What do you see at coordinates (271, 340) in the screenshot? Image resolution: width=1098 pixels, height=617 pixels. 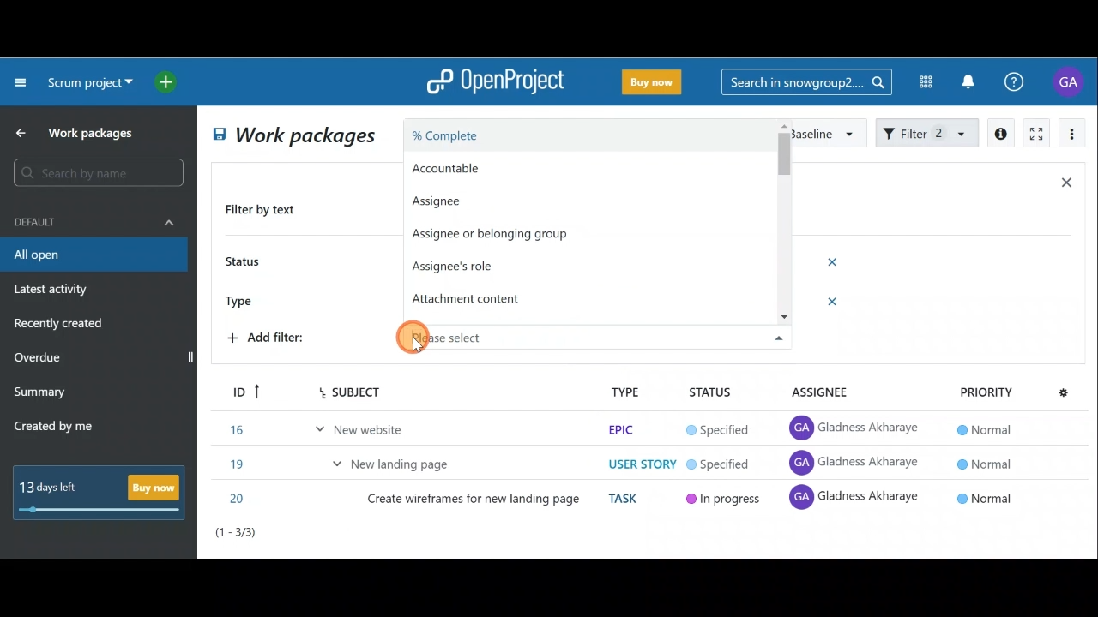 I see `Add Filter` at bounding box center [271, 340].